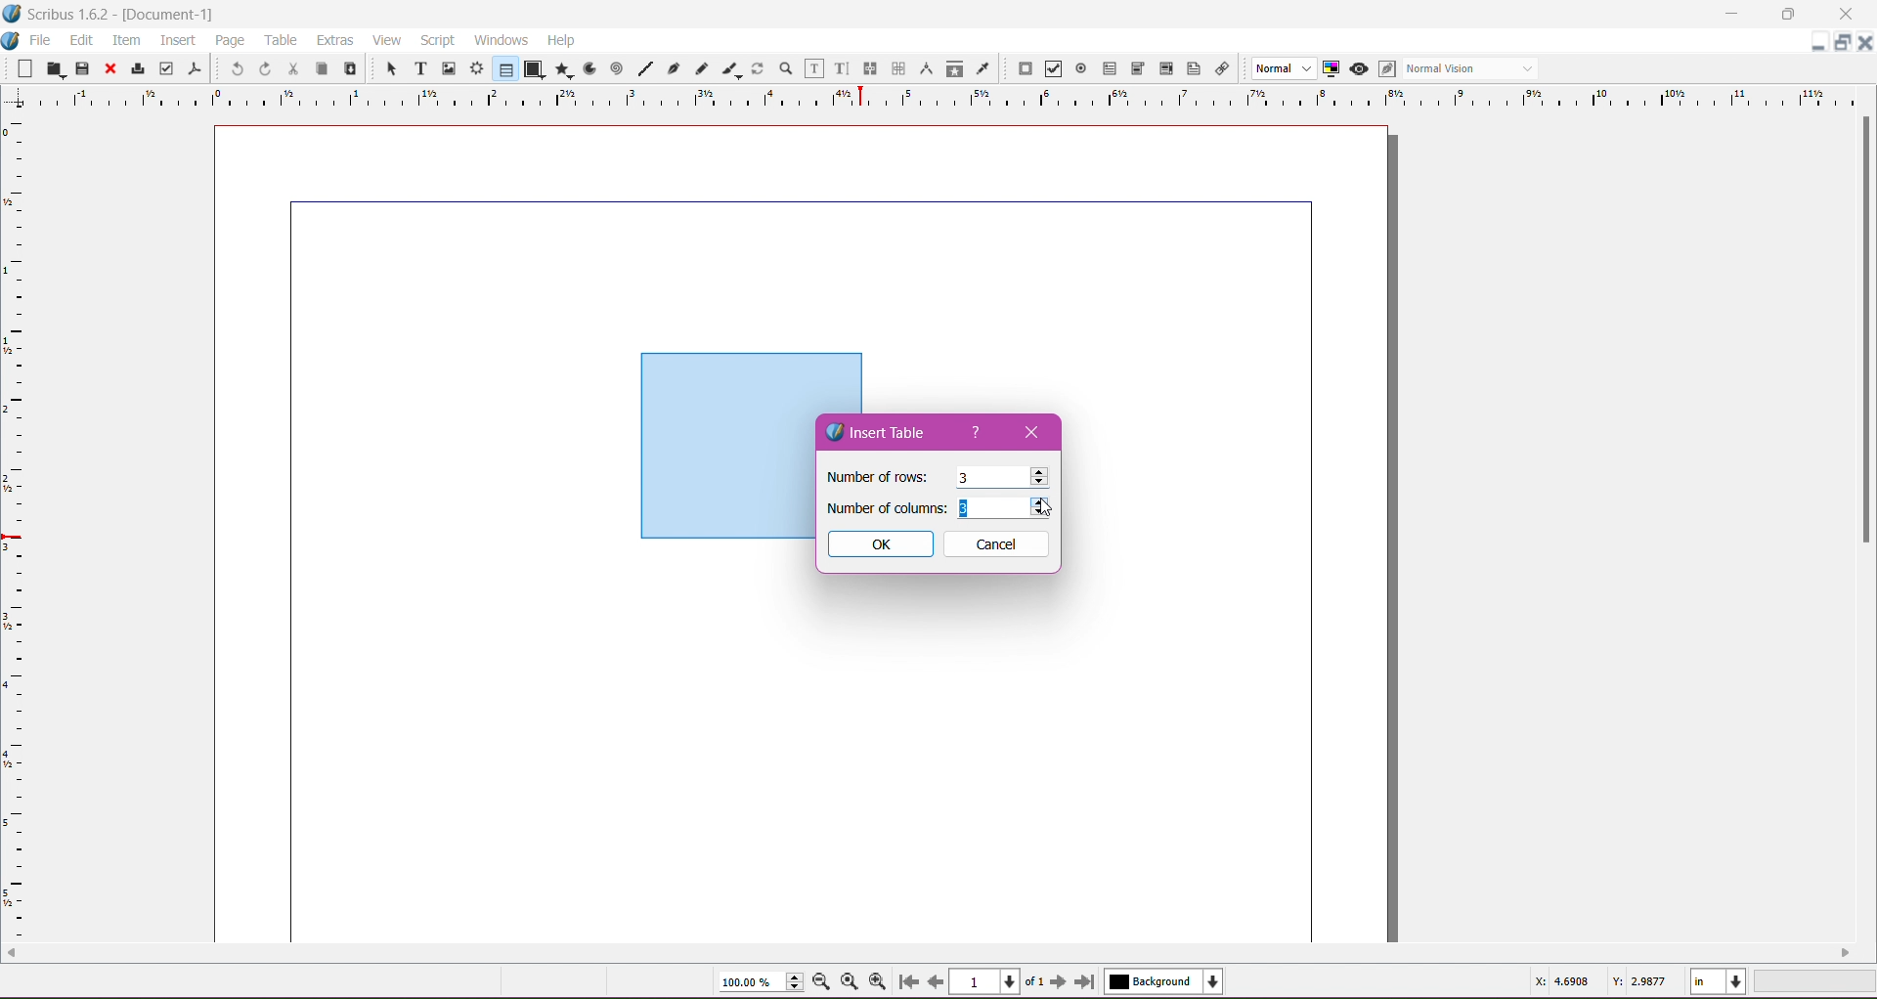 Image resolution: width=1877 pixels, height=999 pixels. I want to click on Previous page, so click(935, 980).